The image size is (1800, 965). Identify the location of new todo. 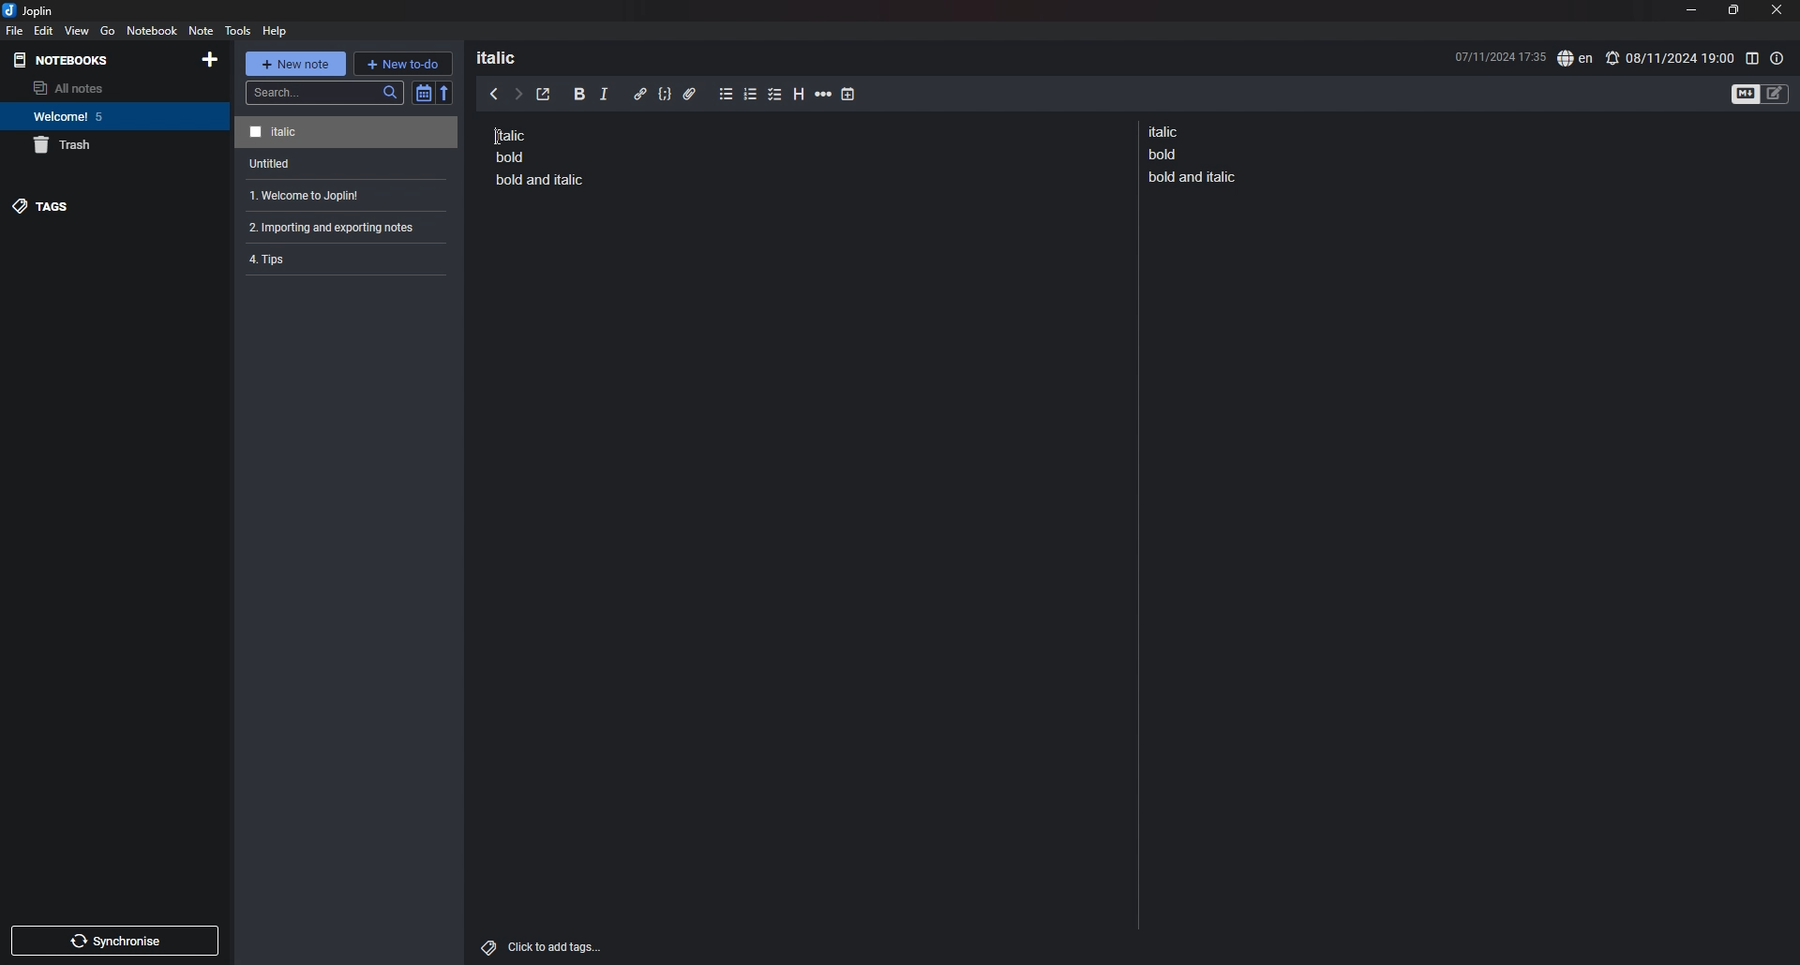
(402, 63).